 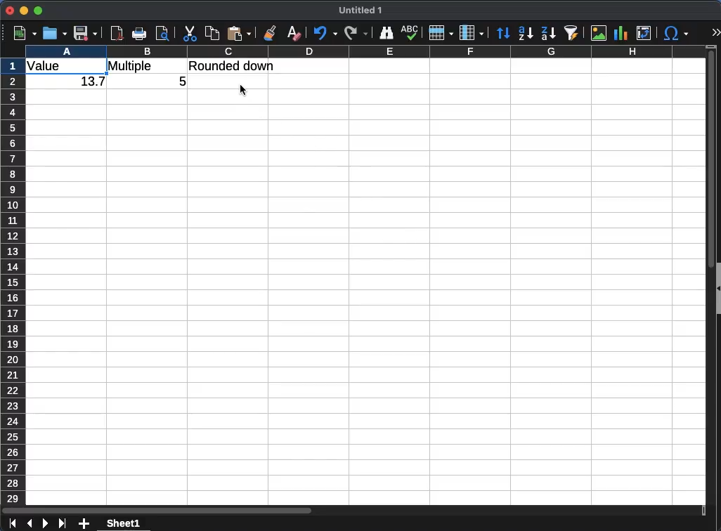 What do you see at coordinates (621, 33) in the screenshot?
I see `chart` at bounding box center [621, 33].